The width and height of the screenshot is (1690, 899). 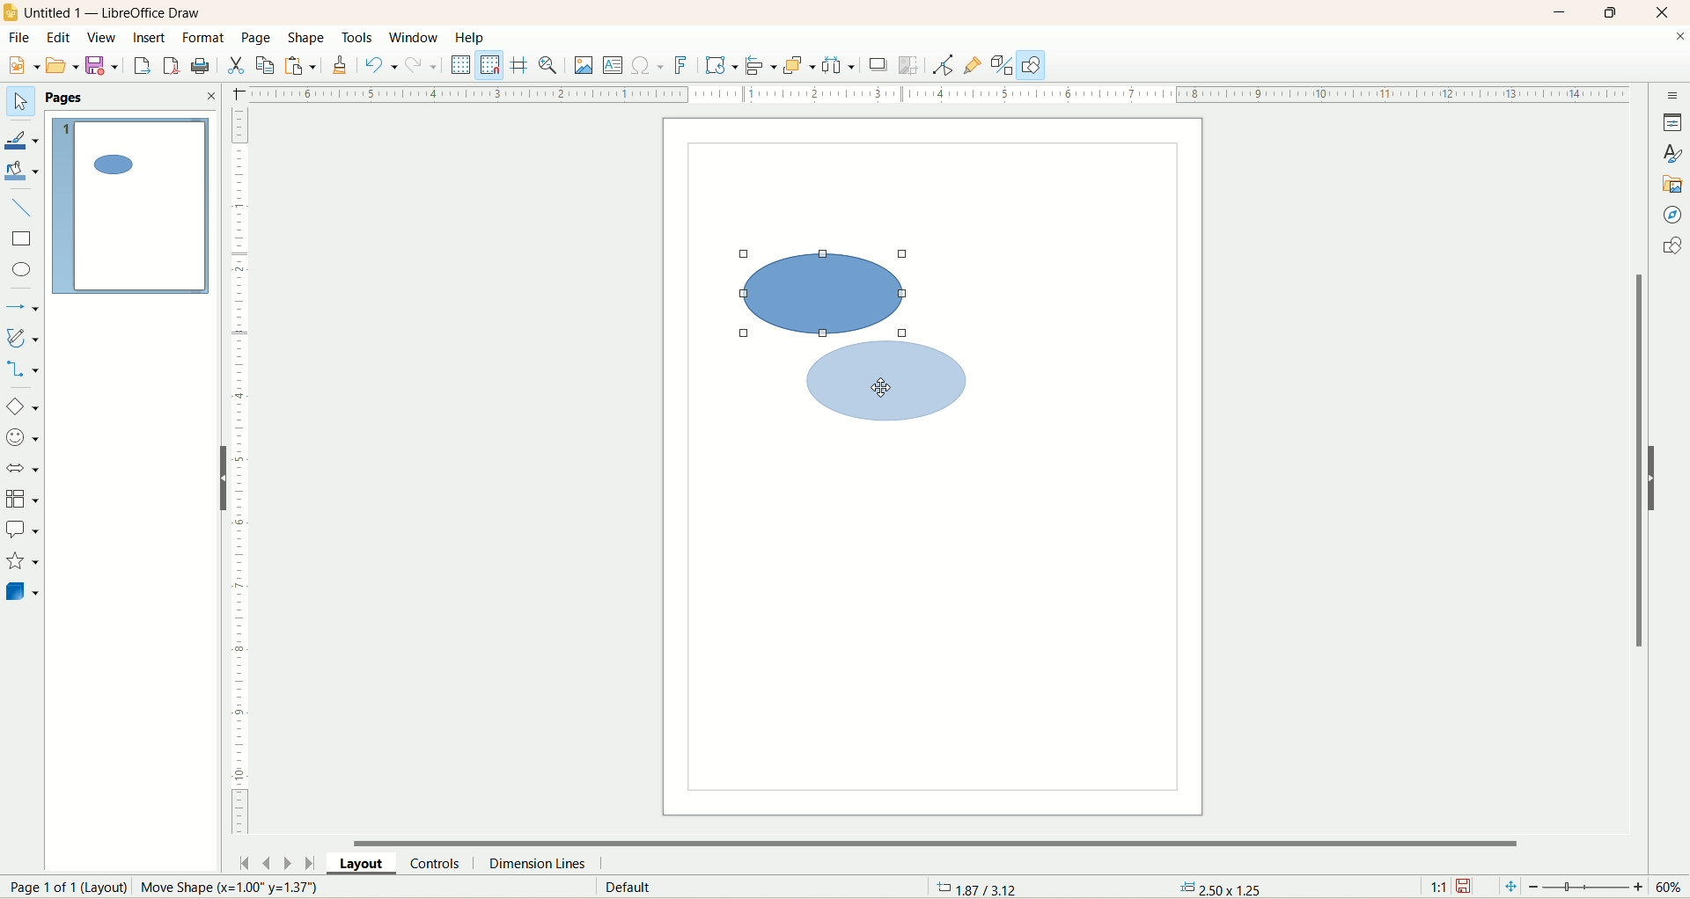 I want to click on select, so click(x=21, y=102).